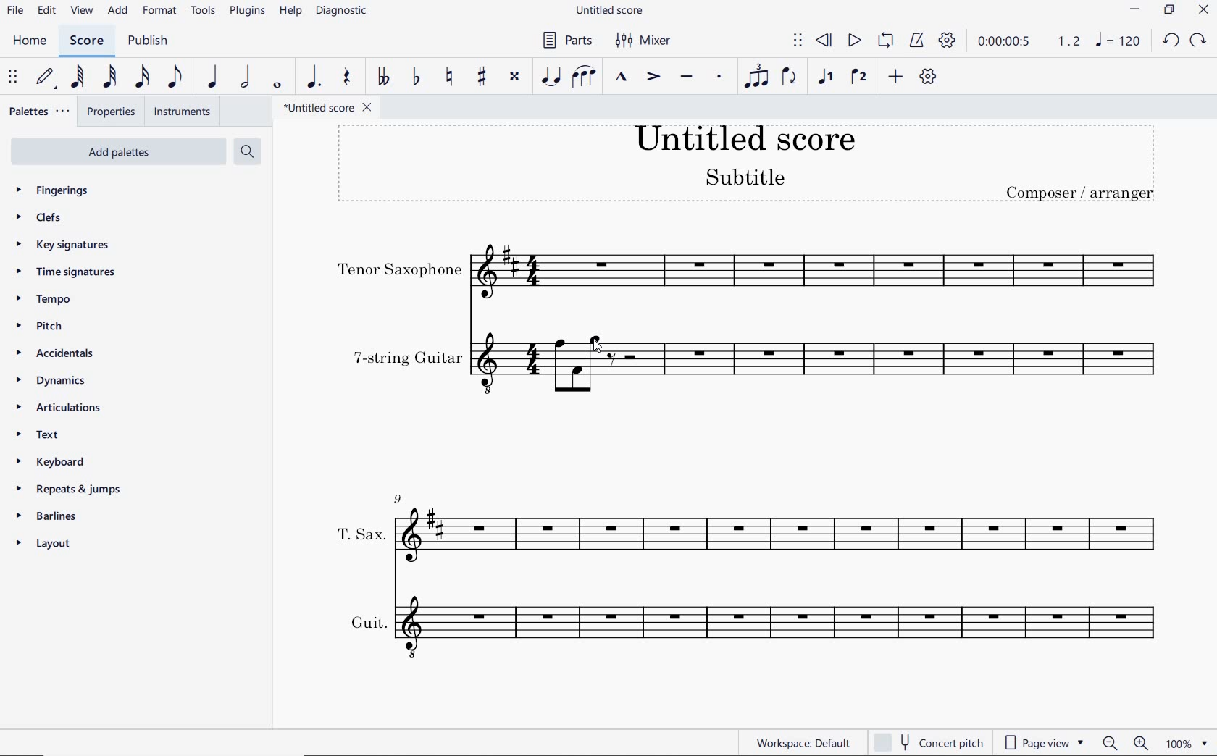 This screenshot has width=1217, height=756. What do you see at coordinates (789, 77) in the screenshot?
I see `FLIP DIRECTION` at bounding box center [789, 77].